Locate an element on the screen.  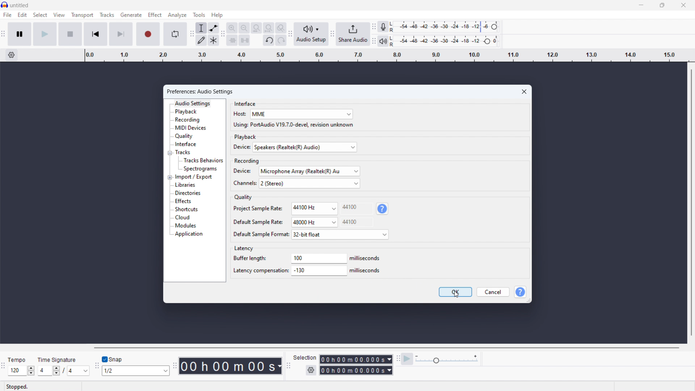
edit is located at coordinates (23, 15).